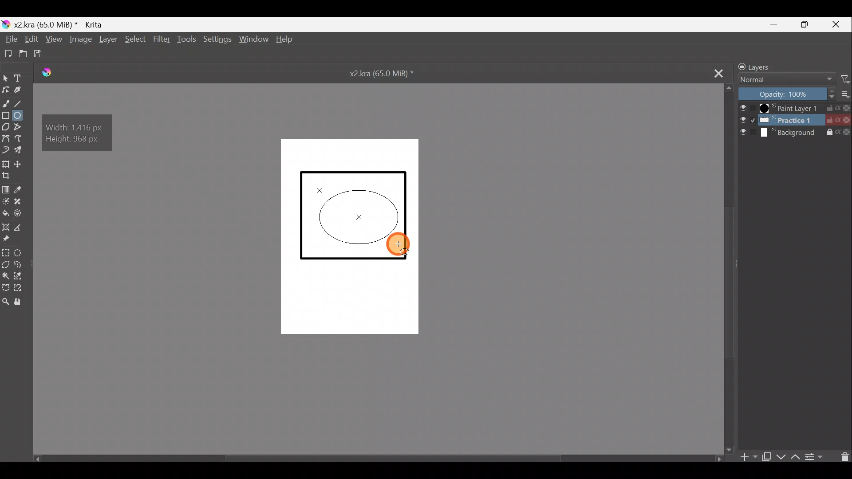  What do you see at coordinates (781, 454) in the screenshot?
I see `Move layer/mask down` at bounding box center [781, 454].